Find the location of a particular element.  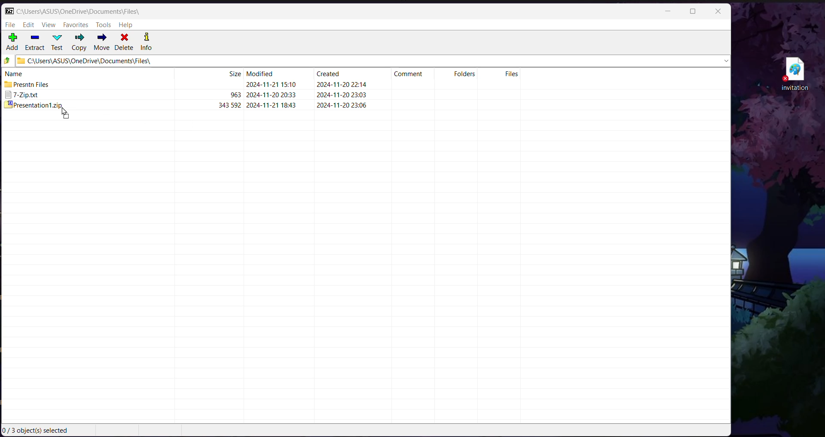

View is located at coordinates (49, 25).